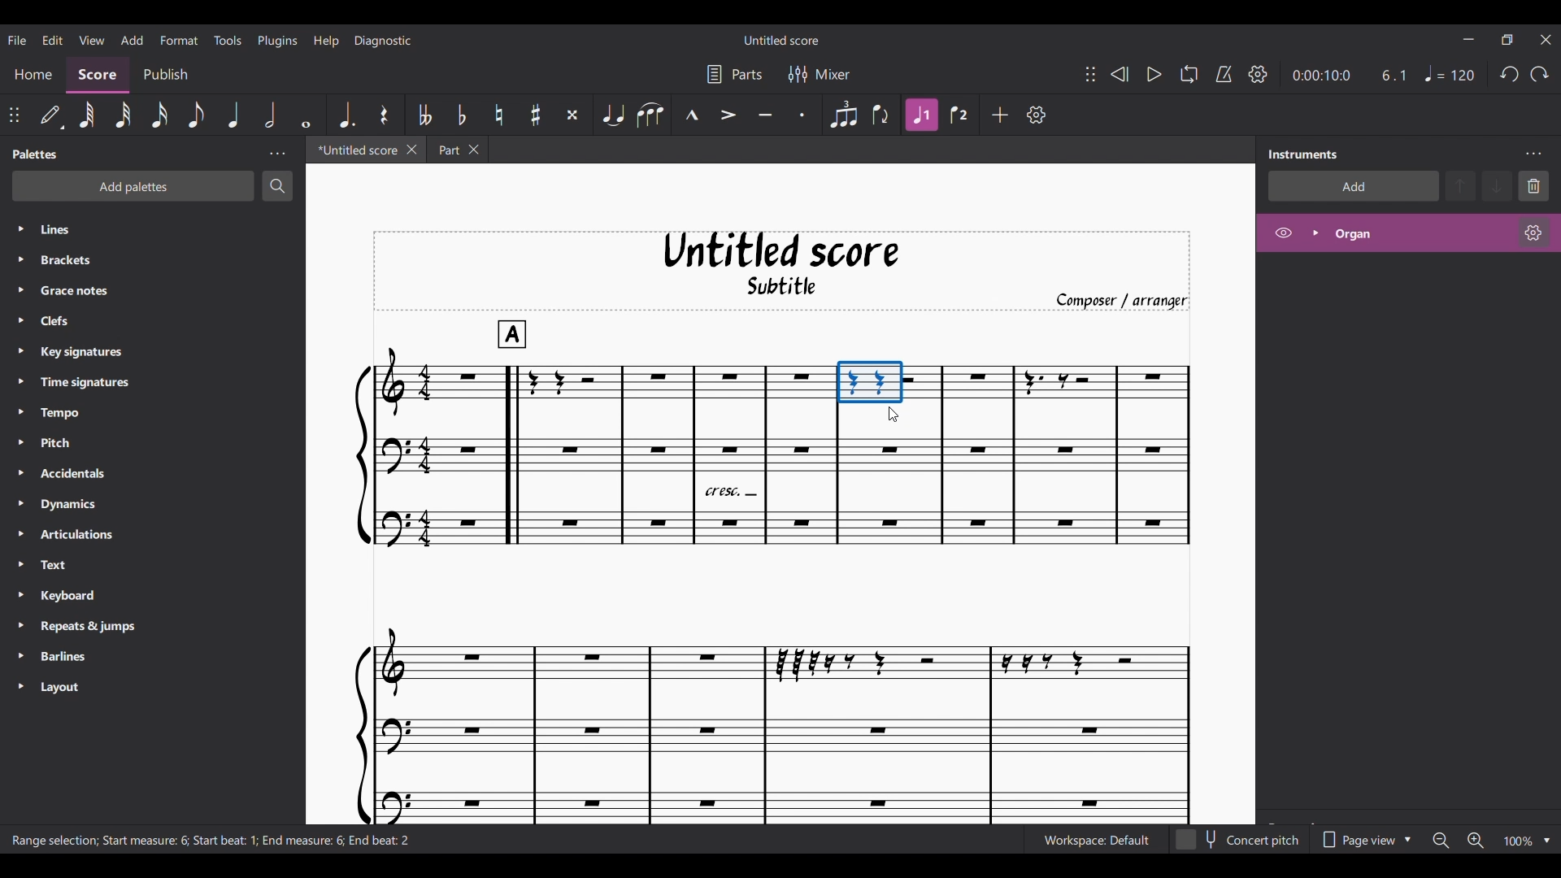  I want to click on Flip direction, so click(881, 115).